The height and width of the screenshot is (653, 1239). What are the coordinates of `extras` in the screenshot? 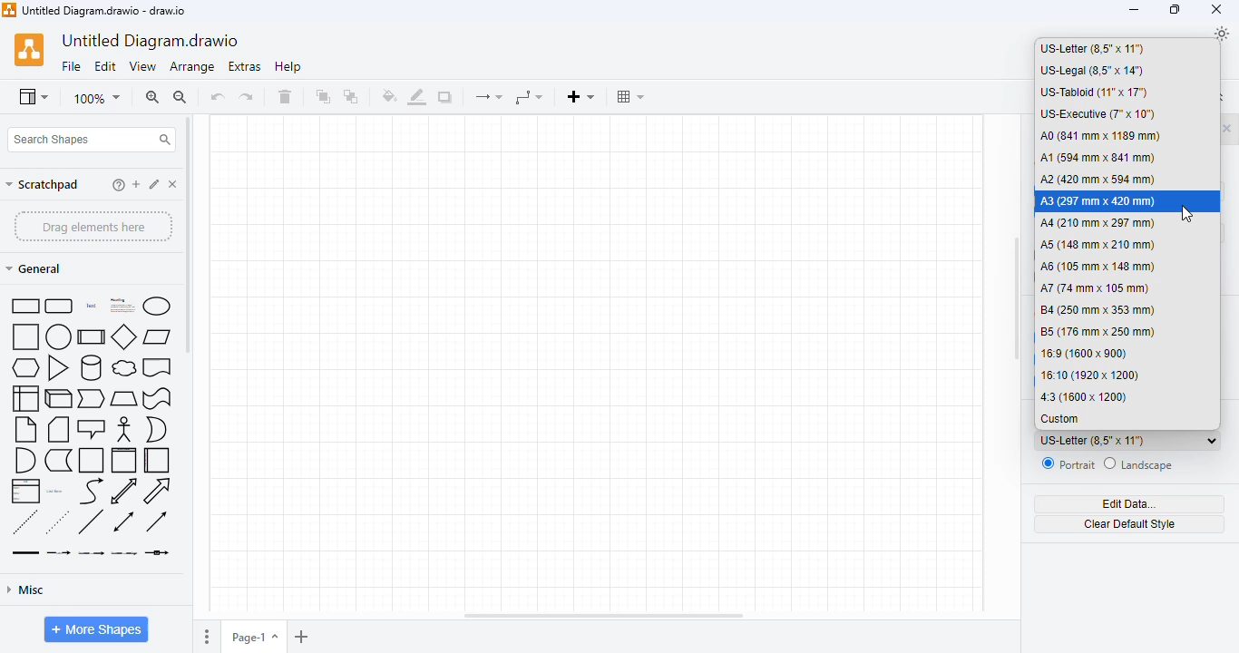 It's located at (245, 67).